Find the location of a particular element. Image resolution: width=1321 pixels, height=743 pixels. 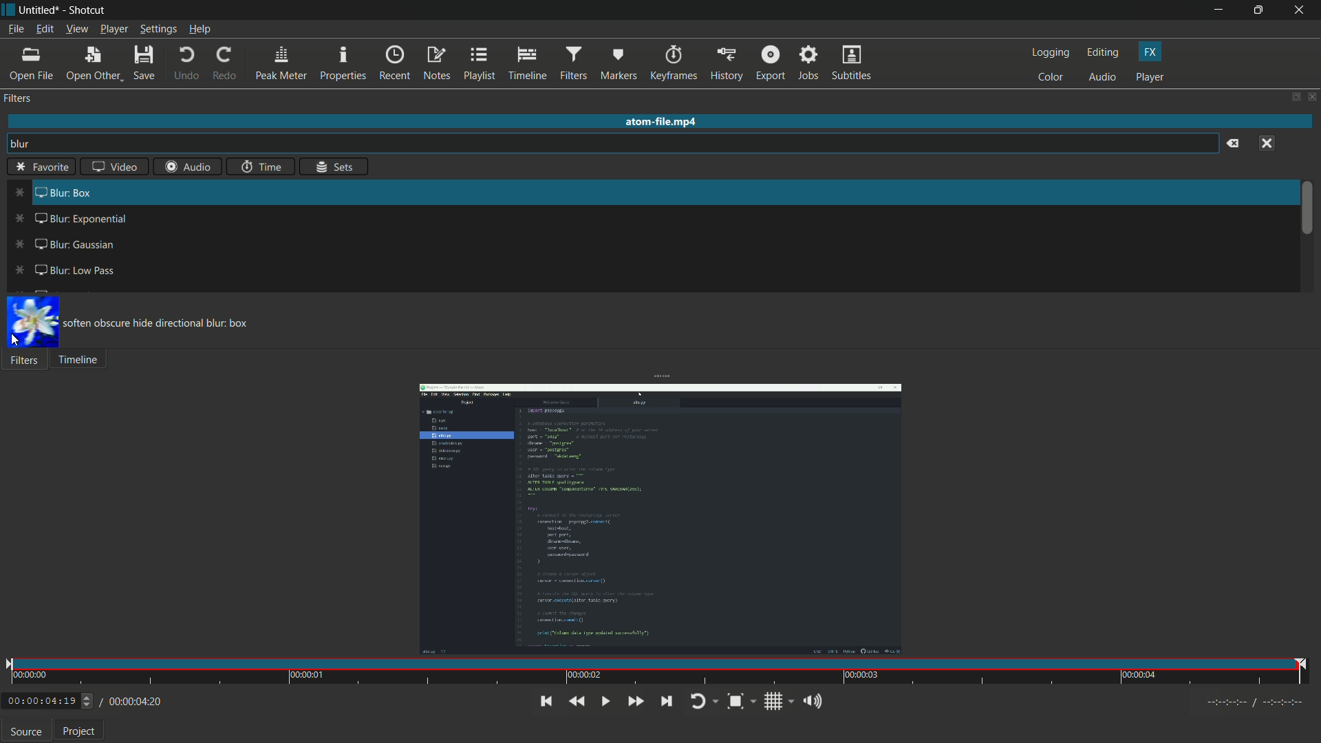

soften obscure hide directional blur: box is located at coordinates (160, 324).